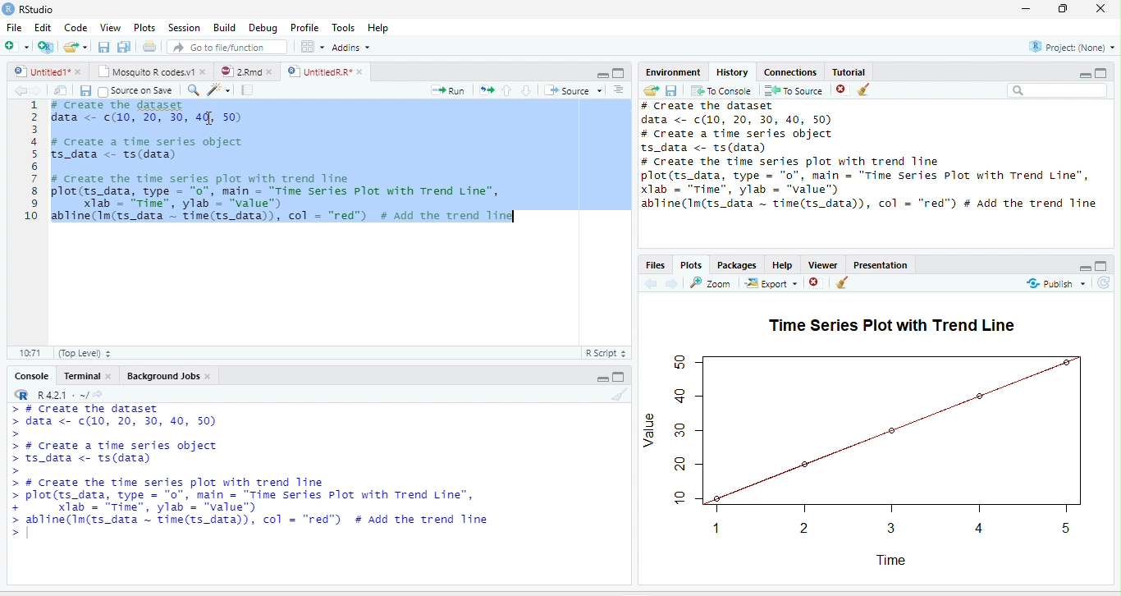 The width and height of the screenshot is (1121, 596). I want to click on close, so click(1100, 9).